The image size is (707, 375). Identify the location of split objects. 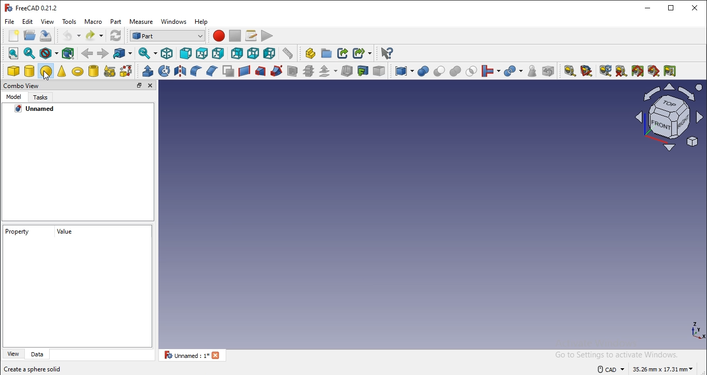
(512, 71).